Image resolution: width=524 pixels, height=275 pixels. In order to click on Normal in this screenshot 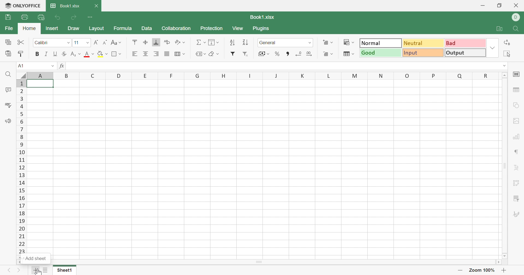, I will do `click(380, 43)`.